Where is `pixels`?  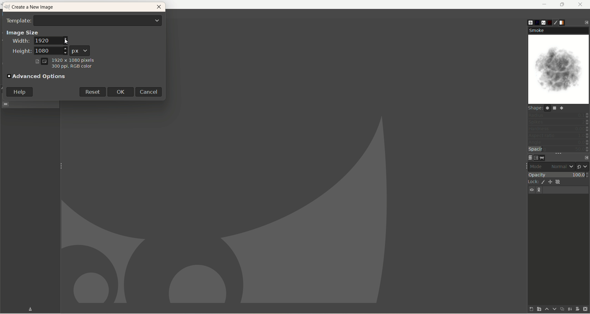
pixels is located at coordinates (65, 59).